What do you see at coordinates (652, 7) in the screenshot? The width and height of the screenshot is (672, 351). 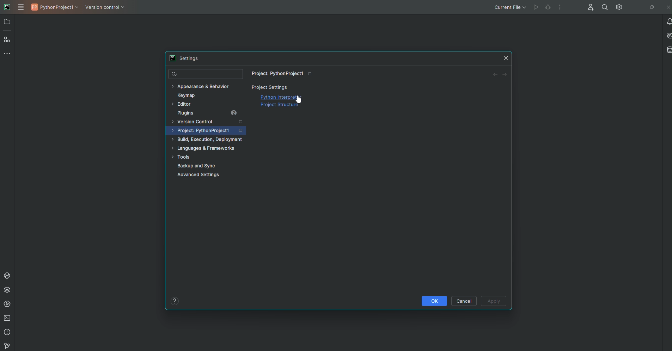 I see `Restore` at bounding box center [652, 7].